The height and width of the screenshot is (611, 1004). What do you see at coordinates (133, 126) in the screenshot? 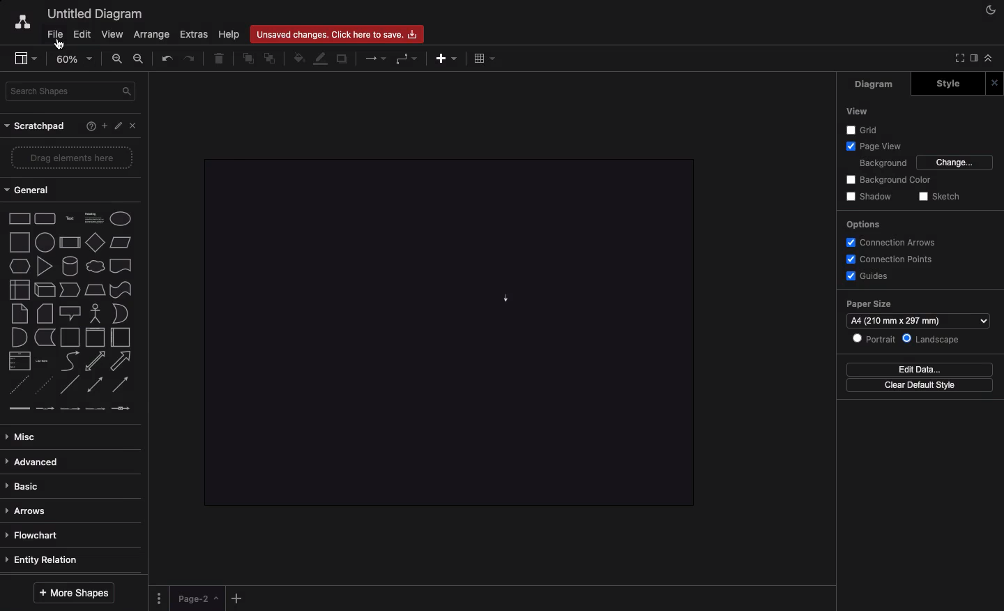
I see `Close` at bounding box center [133, 126].